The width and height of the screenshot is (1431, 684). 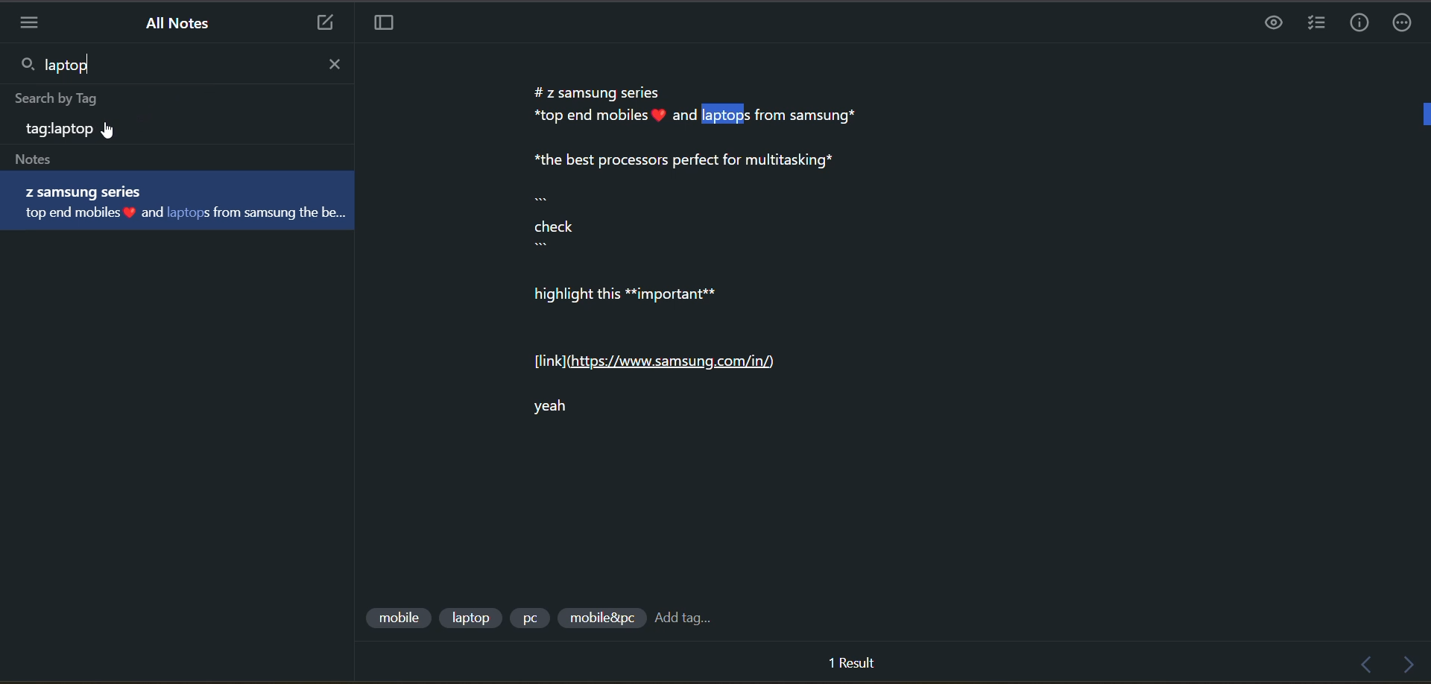 What do you see at coordinates (1371, 666) in the screenshot?
I see `previous` at bounding box center [1371, 666].